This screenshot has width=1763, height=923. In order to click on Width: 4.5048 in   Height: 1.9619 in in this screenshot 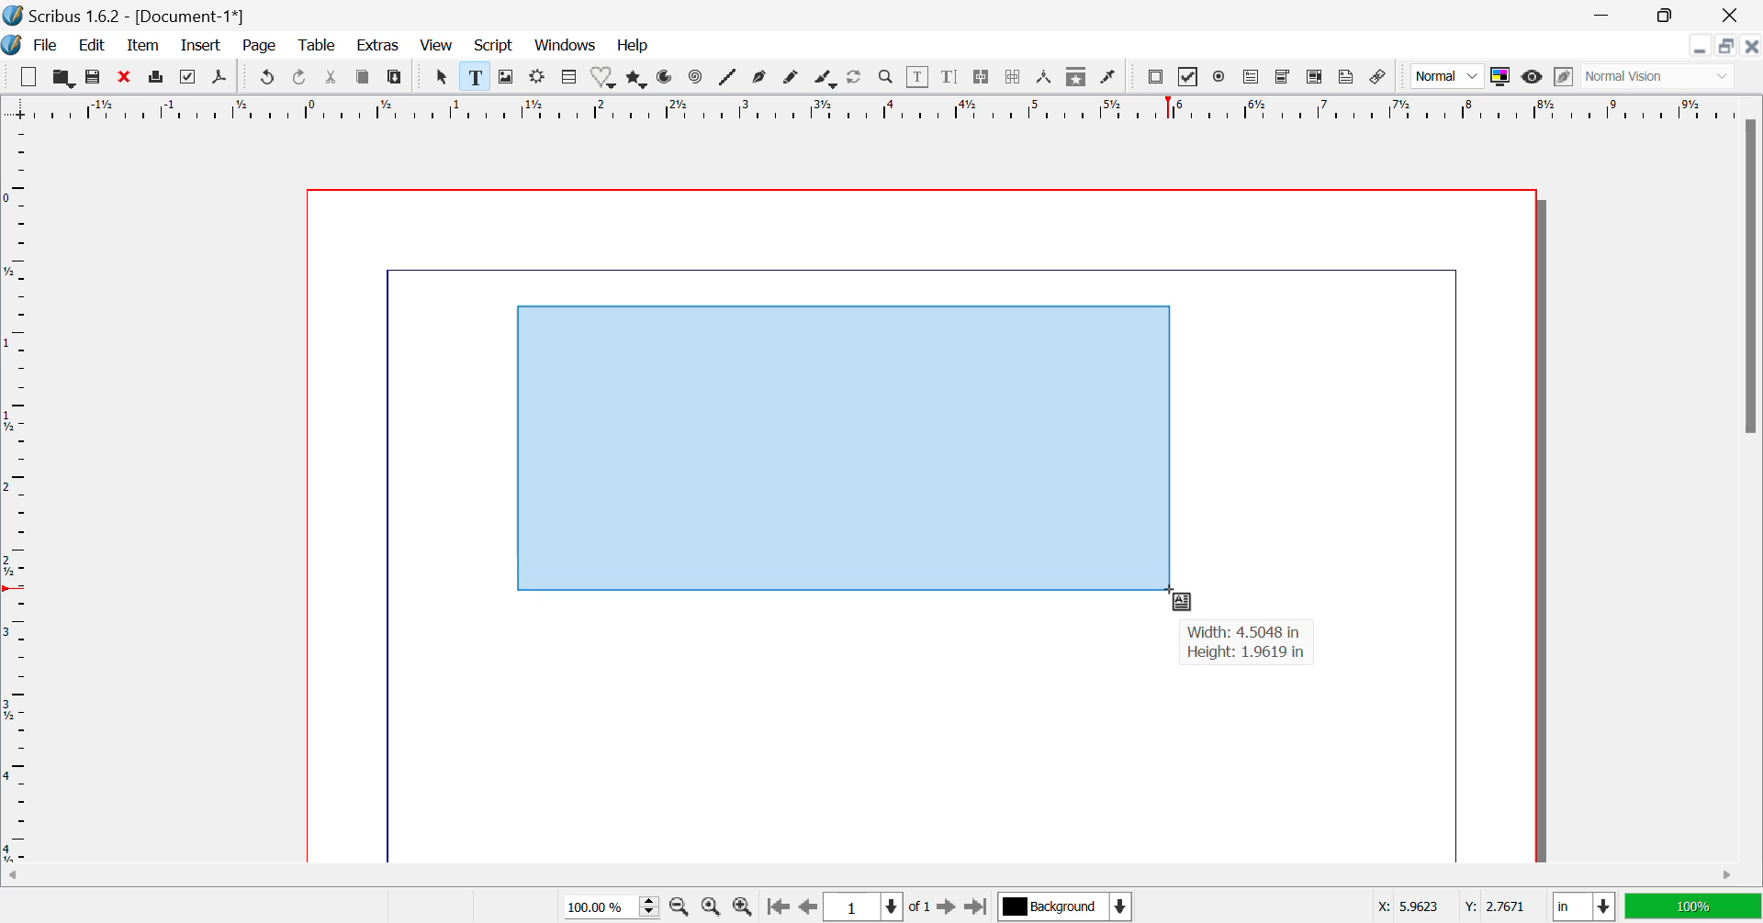, I will do `click(1246, 642)`.